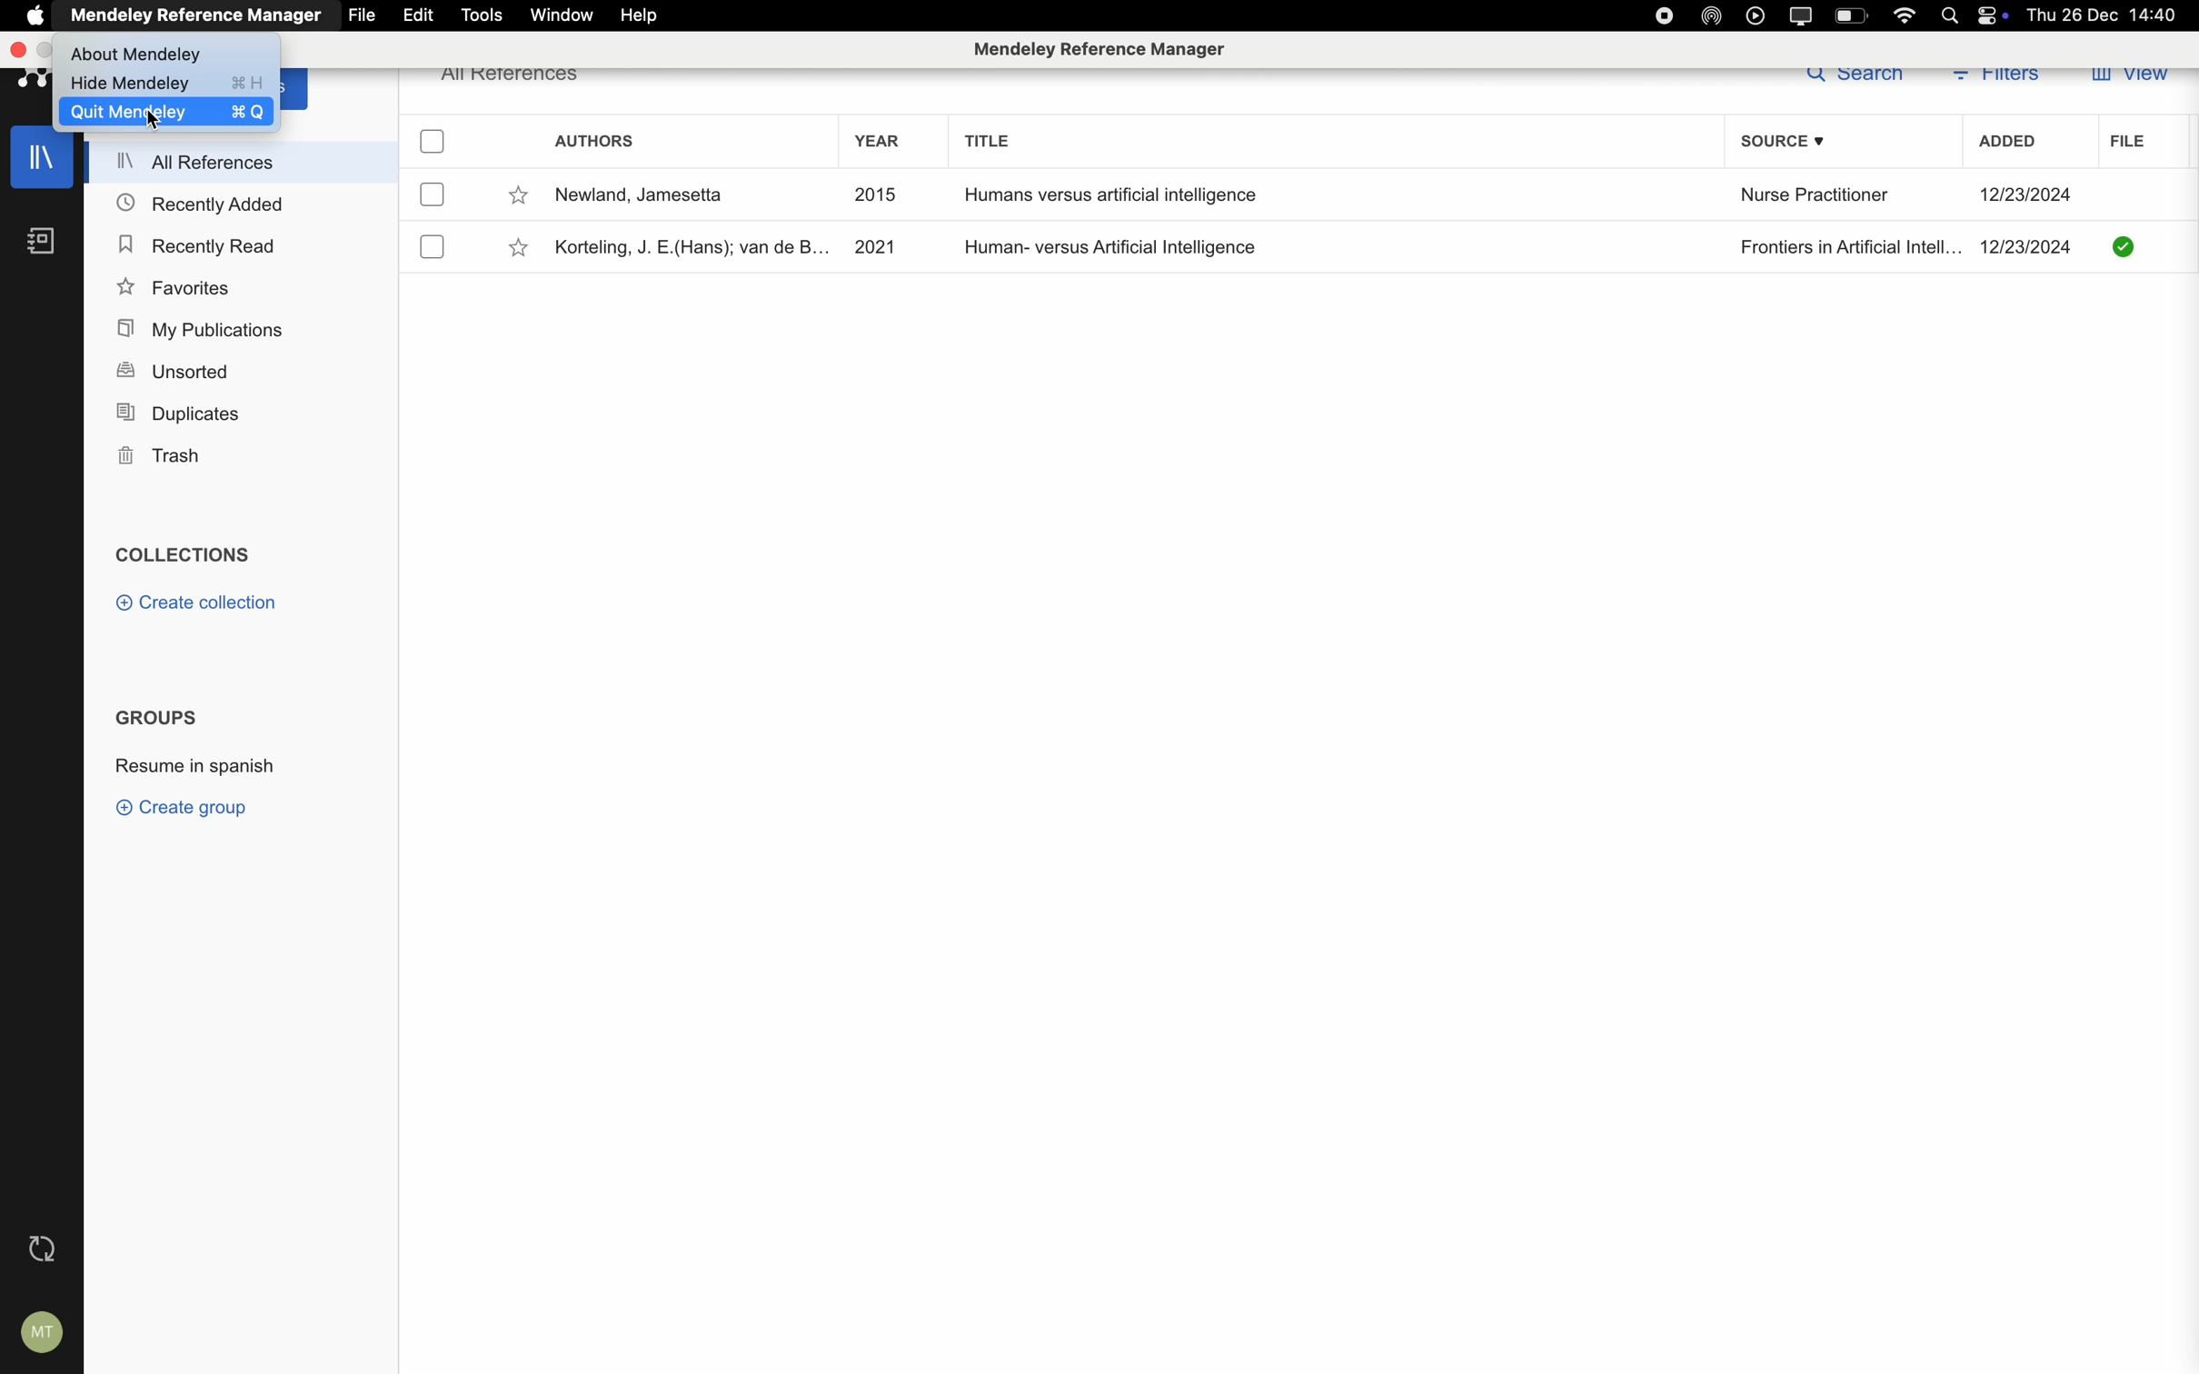 This screenshot has width=2199, height=1374. What do you see at coordinates (360, 15) in the screenshot?
I see `file` at bounding box center [360, 15].